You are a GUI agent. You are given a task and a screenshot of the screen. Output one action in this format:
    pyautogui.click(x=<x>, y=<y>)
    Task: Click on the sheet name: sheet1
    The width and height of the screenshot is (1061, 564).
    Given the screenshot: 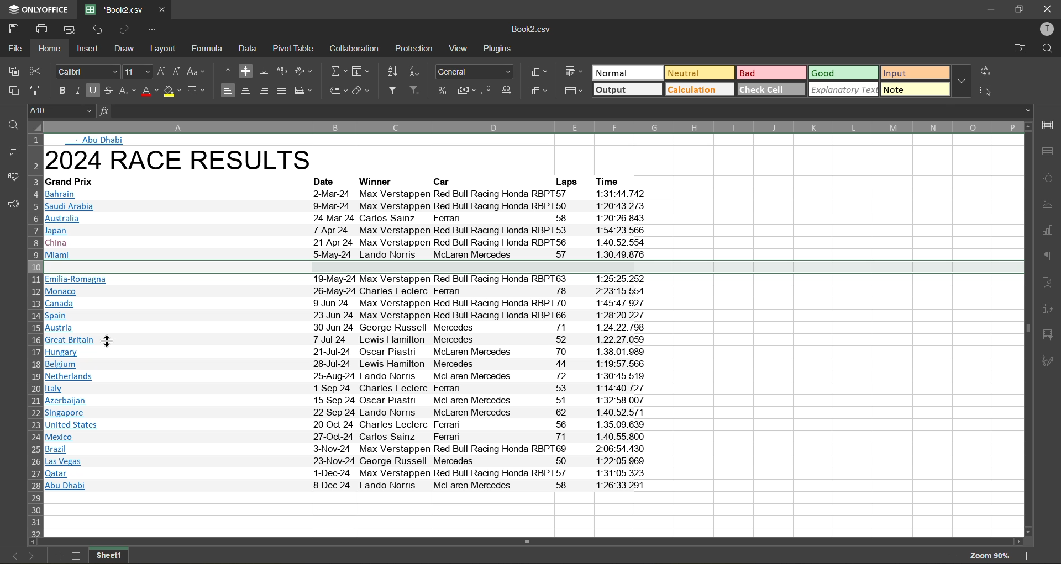 What is the action you would take?
    pyautogui.click(x=115, y=556)
    